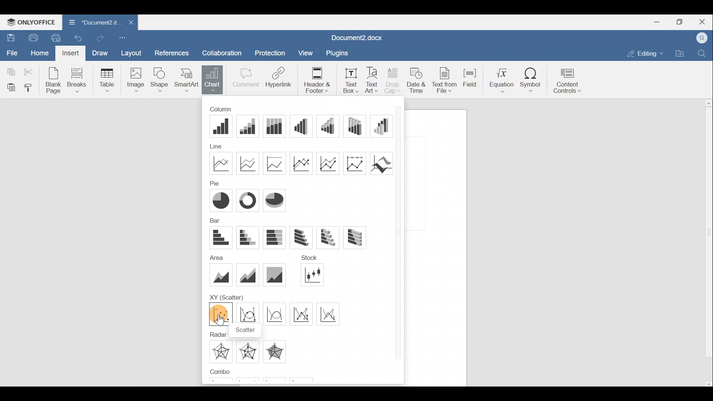 The width and height of the screenshot is (713, 401). Describe the element at coordinates (273, 275) in the screenshot. I see `100% Stacked area` at that location.